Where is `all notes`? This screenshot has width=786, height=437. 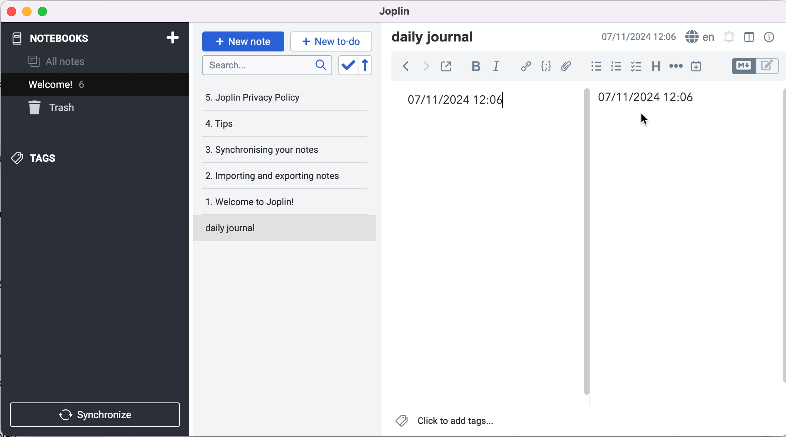 all notes is located at coordinates (63, 63).